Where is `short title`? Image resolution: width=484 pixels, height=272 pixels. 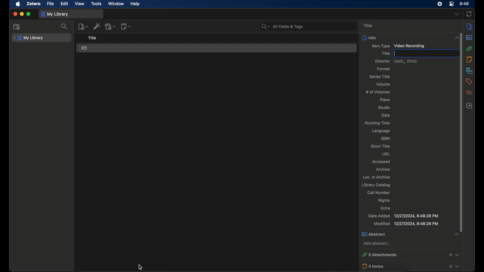 short title is located at coordinates (380, 146).